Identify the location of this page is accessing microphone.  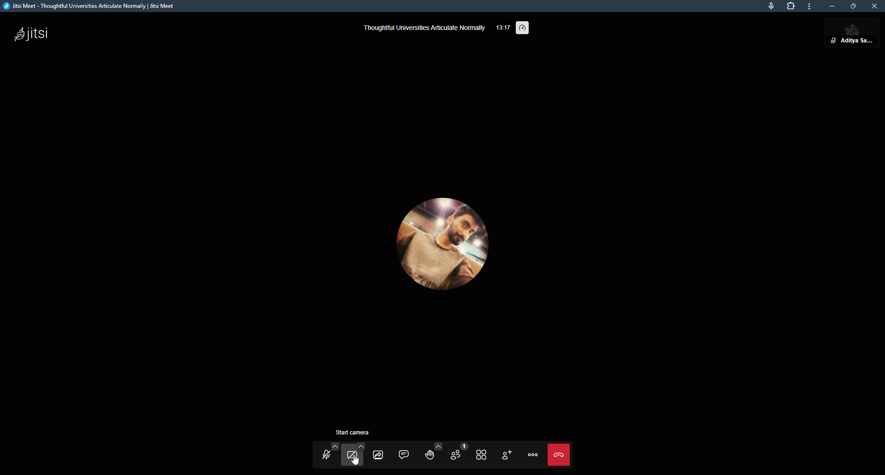
(769, 6).